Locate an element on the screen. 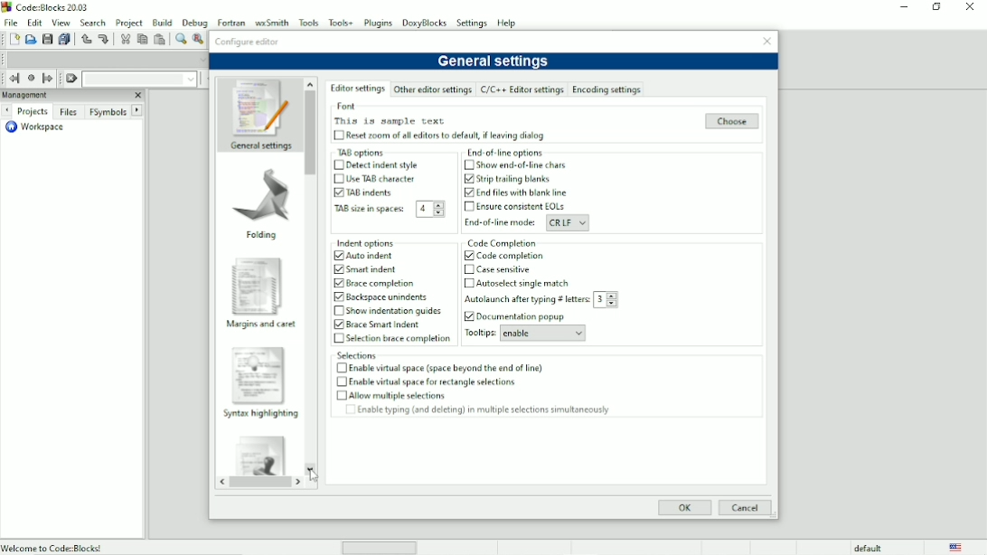  Paste is located at coordinates (159, 39).